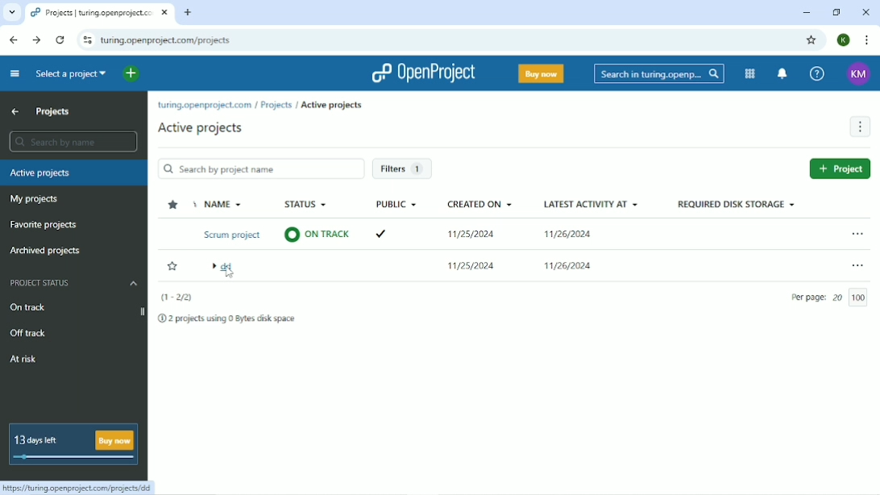 The height and width of the screenshot is (495, 880). What do you see at coordinates (15, 74) in the screenshot?
I see `Collapse project menu` at bounding box center [15, 74].